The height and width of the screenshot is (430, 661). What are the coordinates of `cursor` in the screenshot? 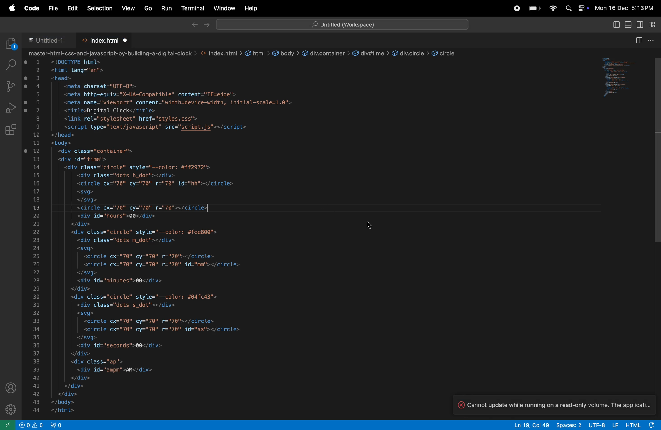 It's located at (370, 225).